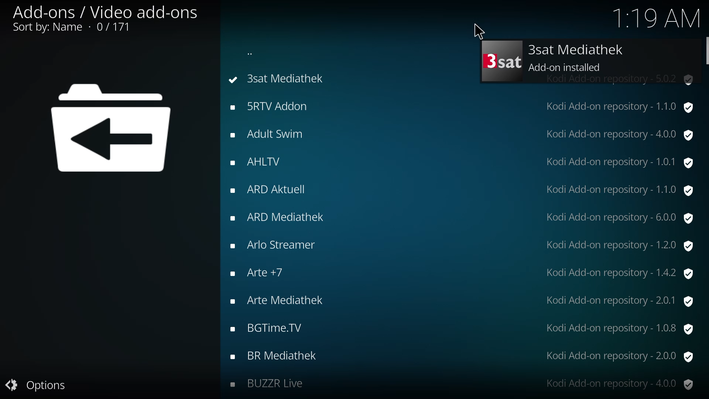 The height and width of the screenshot is (399, 709). What do you see at coordinates (259, 160) in the screenshot?
I see `add-ons` at bounding box center [259, 160].